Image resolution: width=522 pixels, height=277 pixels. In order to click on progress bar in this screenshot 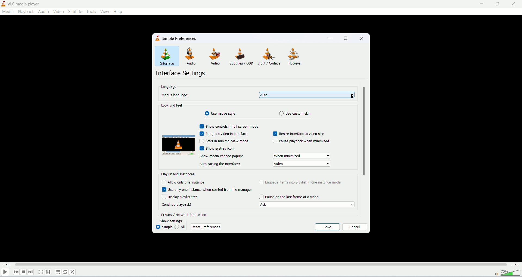, I will do `click(261, 265)`.